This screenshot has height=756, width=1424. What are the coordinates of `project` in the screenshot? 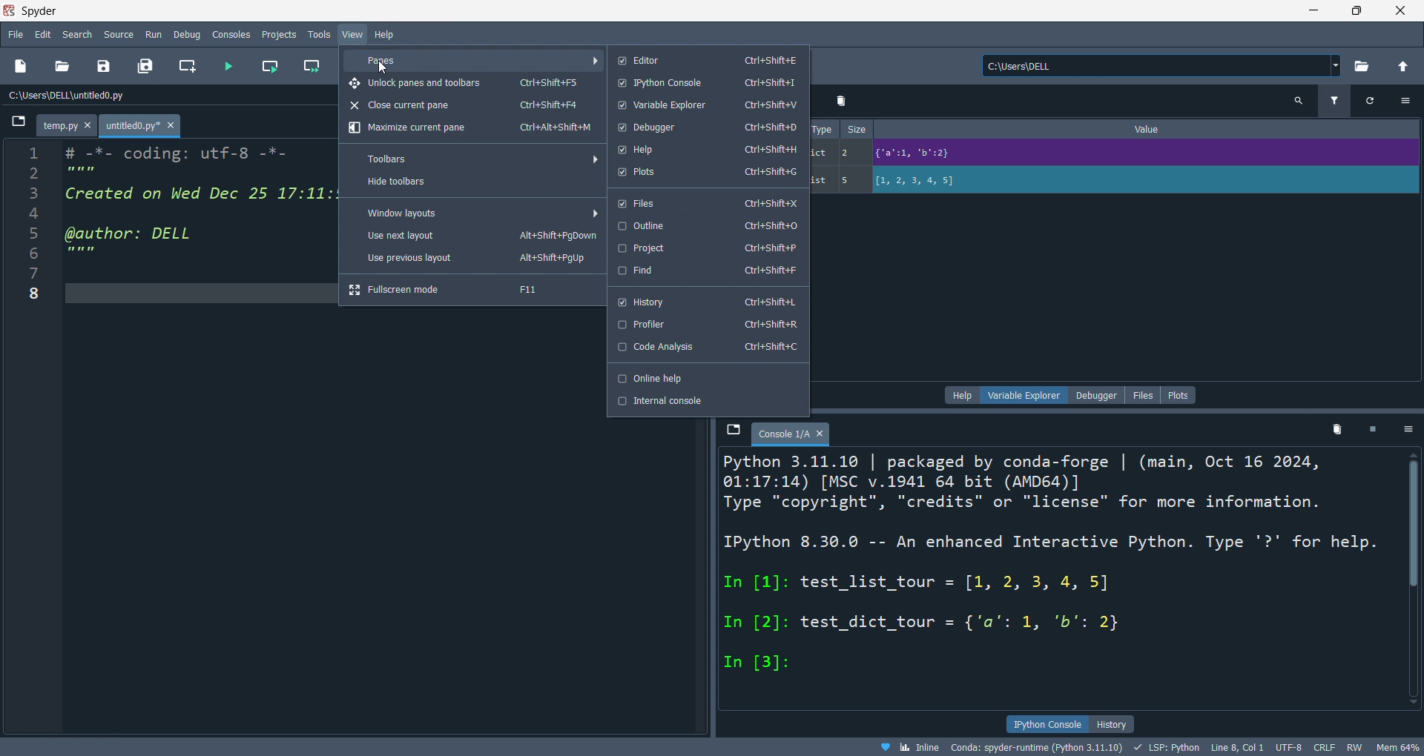 It's located at (707, 248).